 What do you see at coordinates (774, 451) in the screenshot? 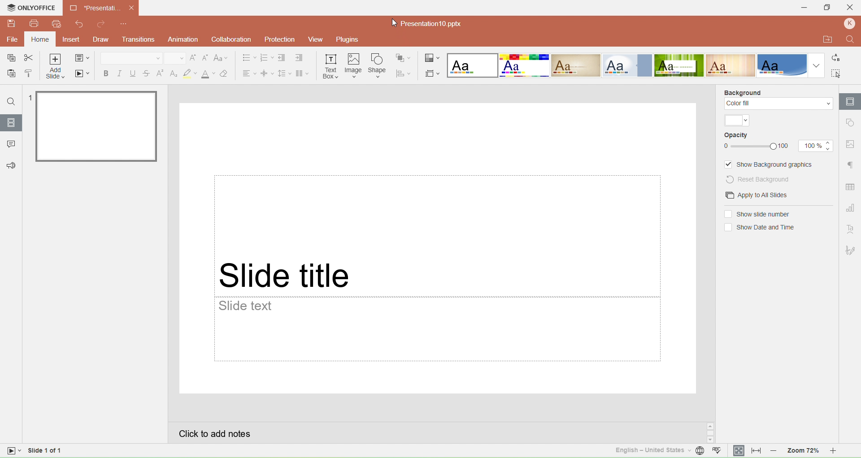
I see `Zoom out` at bounding box center [774, 451].